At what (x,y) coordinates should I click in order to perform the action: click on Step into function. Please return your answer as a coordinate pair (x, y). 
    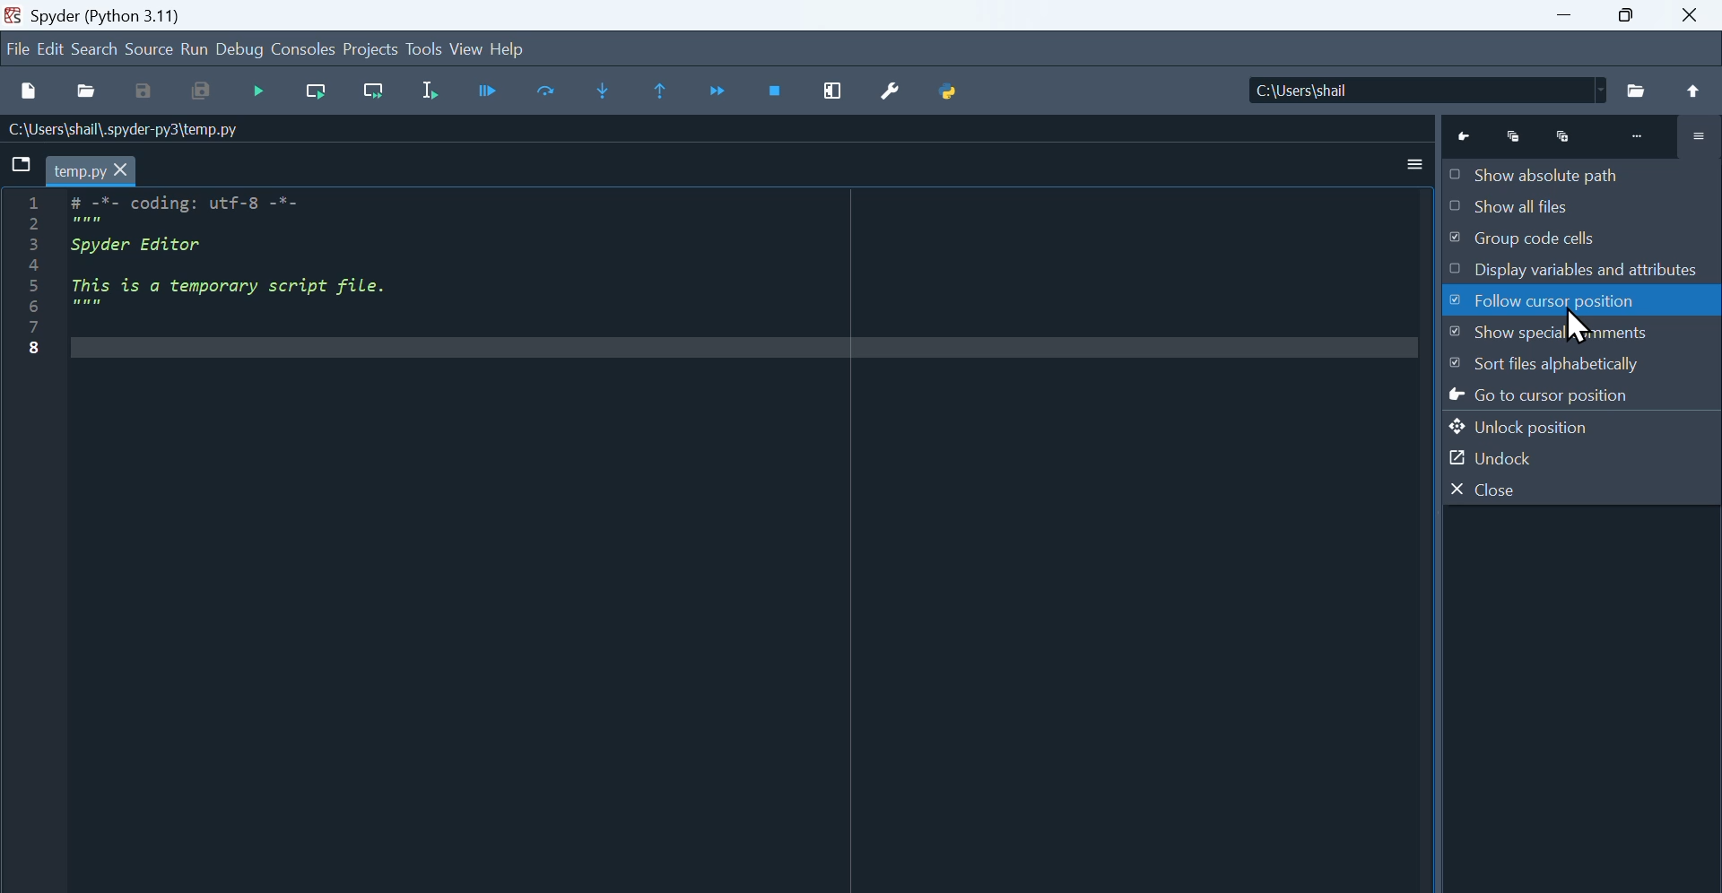
    Looking at the image, I should click on (589, 93).